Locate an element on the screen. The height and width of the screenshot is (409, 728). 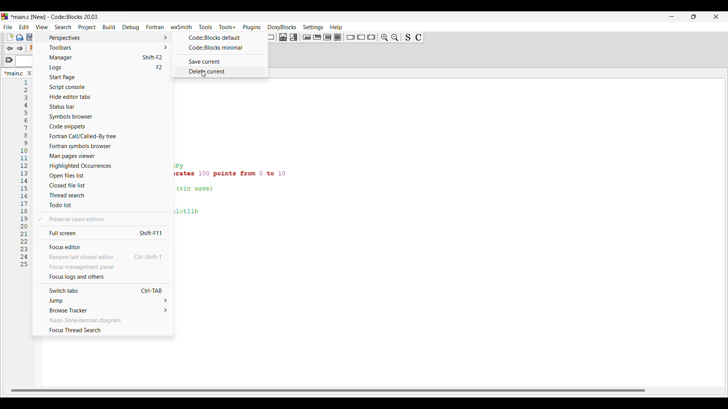
Manager is located at coordinates (105, 58).